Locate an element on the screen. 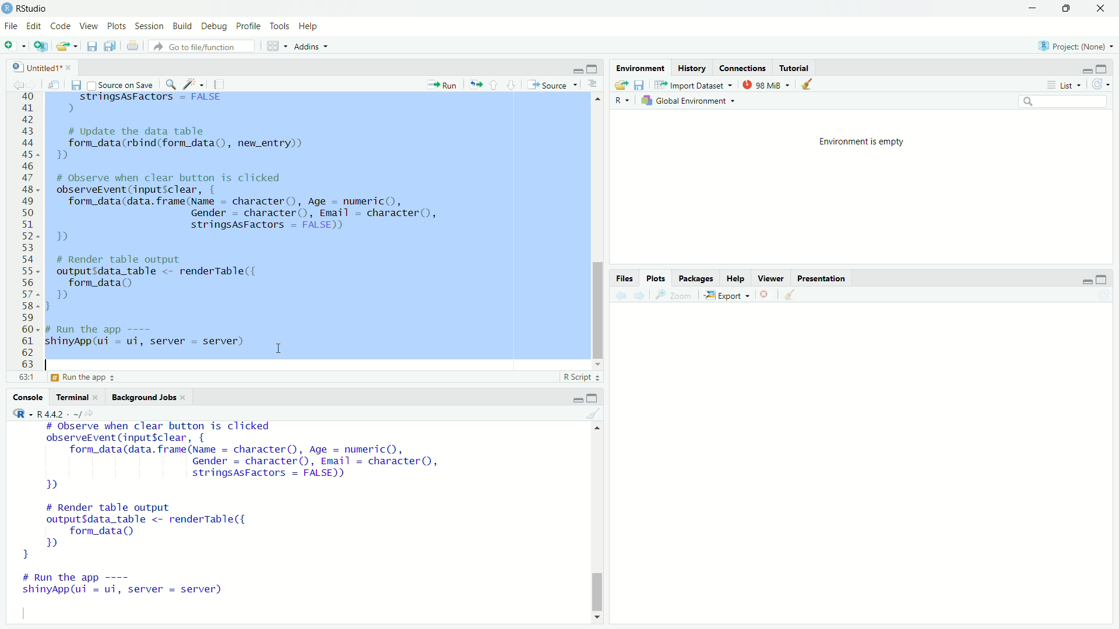  view the current working directory is located at coordinates (93, 414).